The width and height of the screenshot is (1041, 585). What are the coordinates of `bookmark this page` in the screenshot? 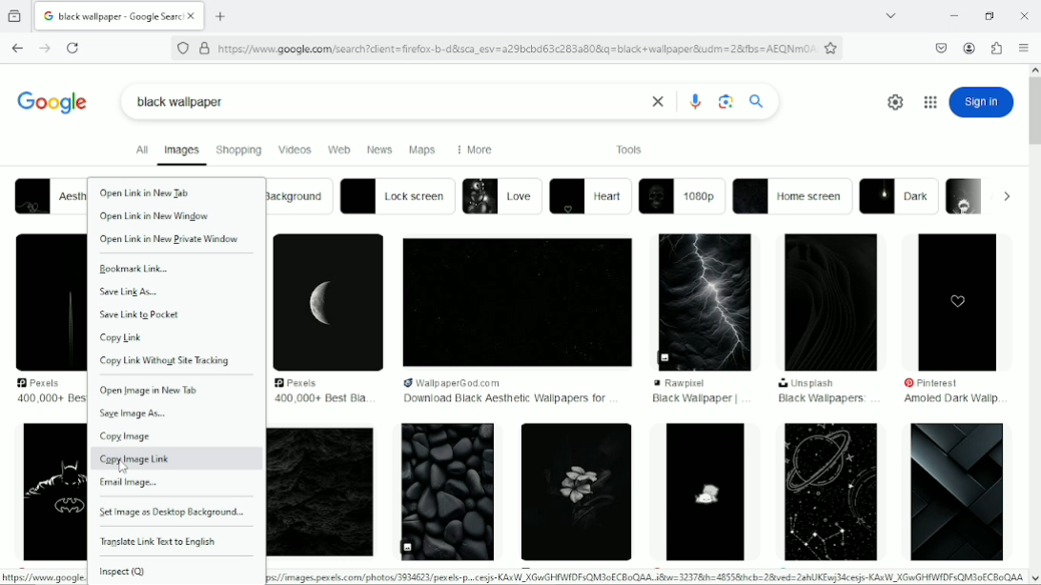 It's located at (830, 48).